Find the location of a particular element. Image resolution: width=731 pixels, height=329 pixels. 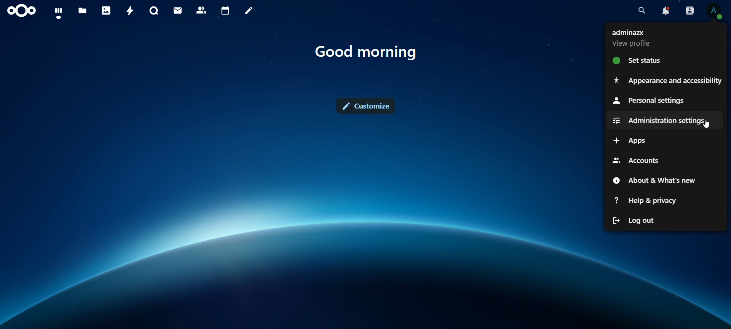

cursor is located at coordinates (707, 125).